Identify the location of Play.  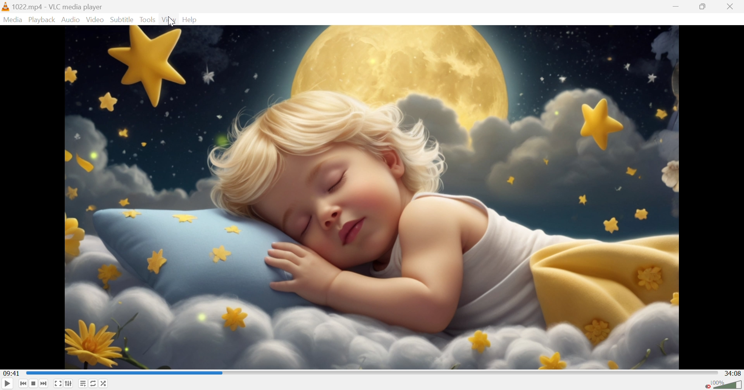
(7, 385).